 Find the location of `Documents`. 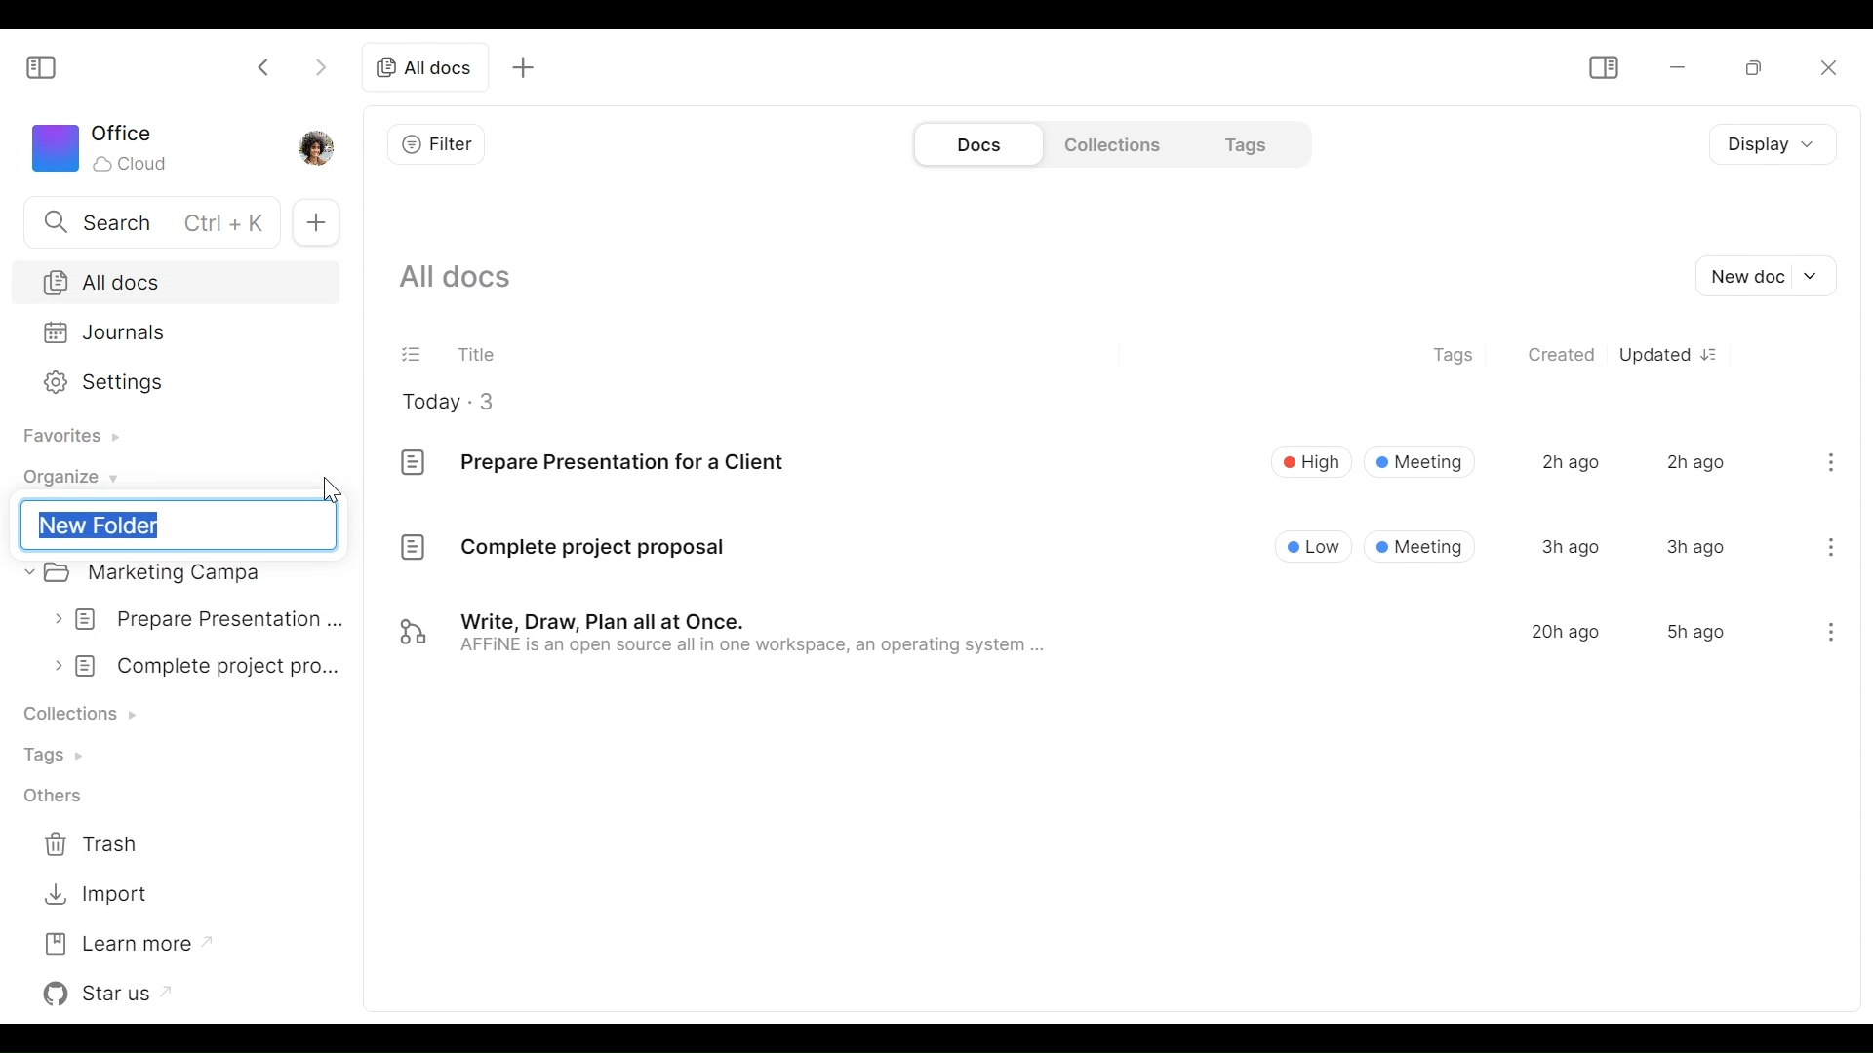

Documents is located at coordinates (976, 144).